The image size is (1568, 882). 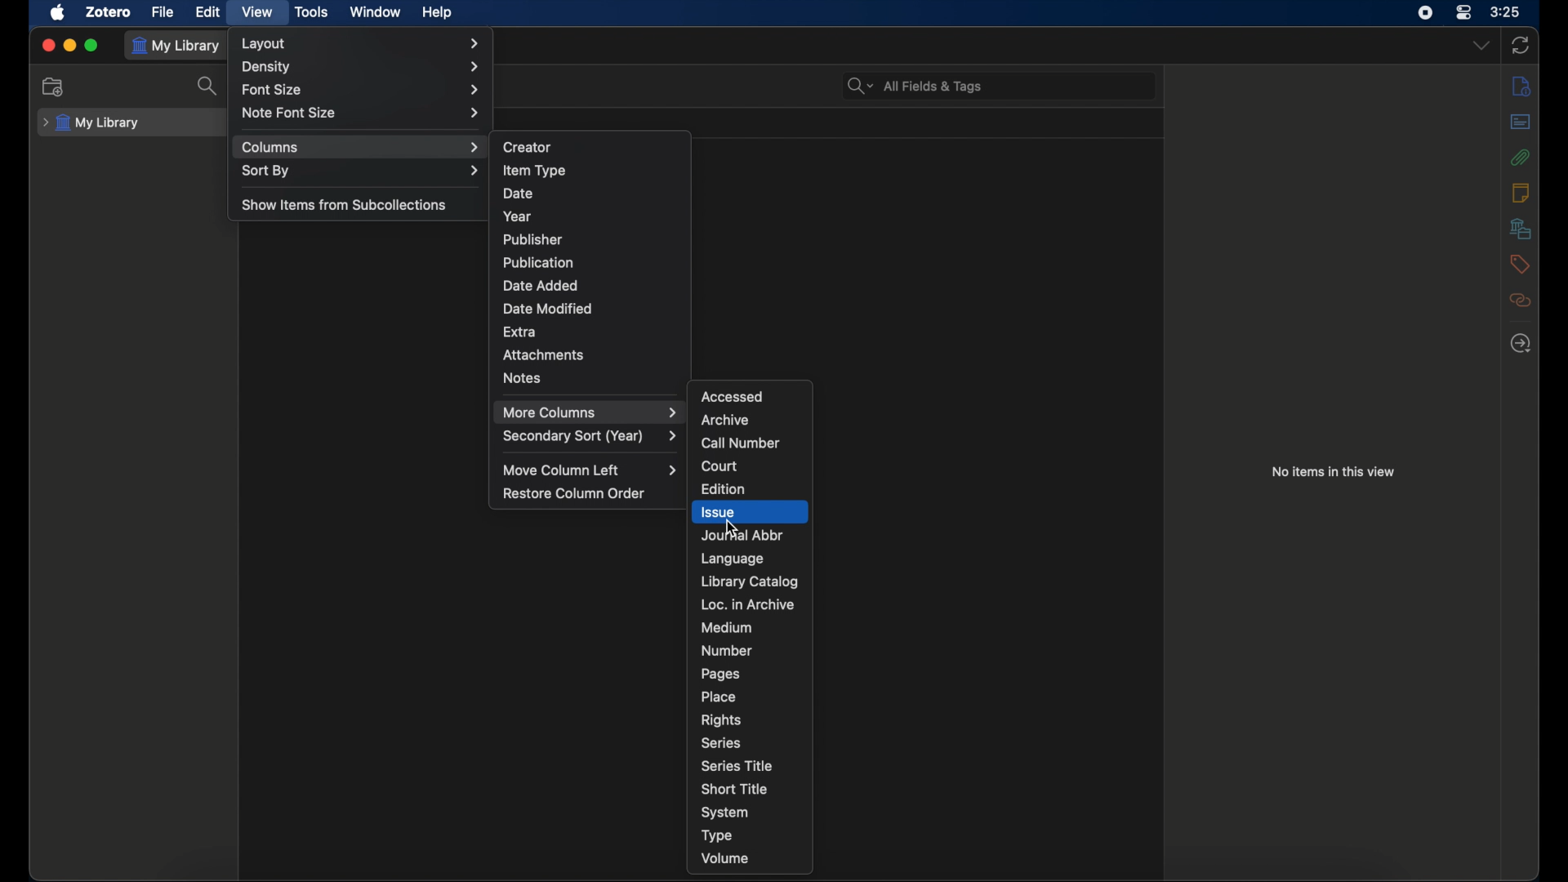 I want to click on zotero, so click(x=108, y=11).